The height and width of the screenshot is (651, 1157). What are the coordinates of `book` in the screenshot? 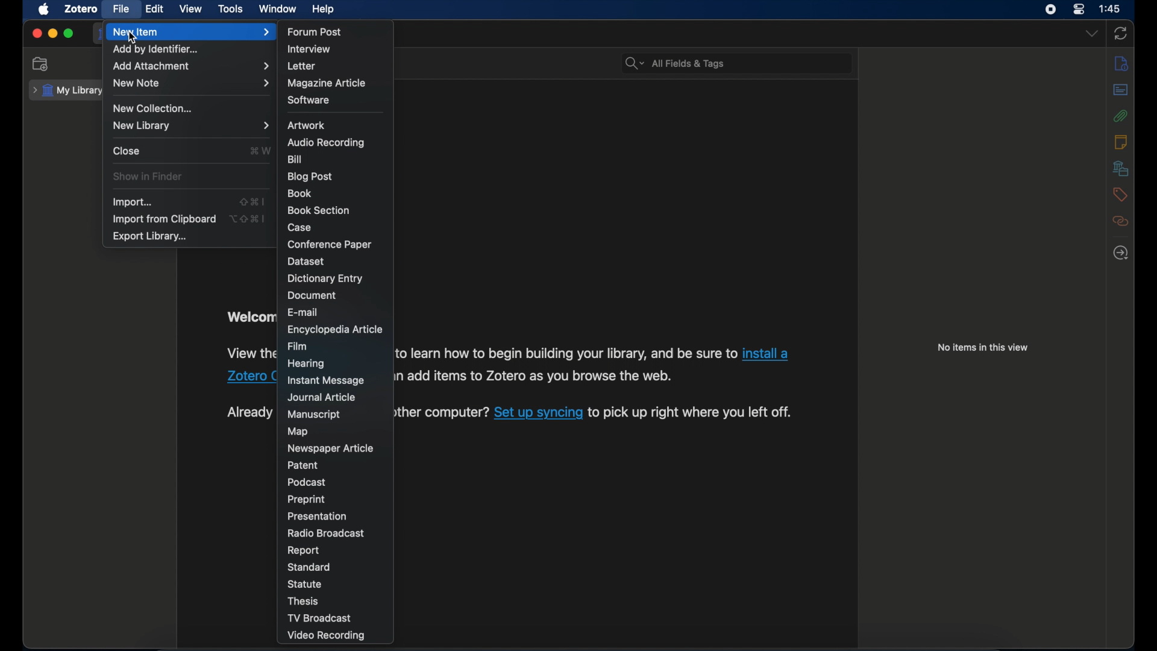 It's located at (299, 193).